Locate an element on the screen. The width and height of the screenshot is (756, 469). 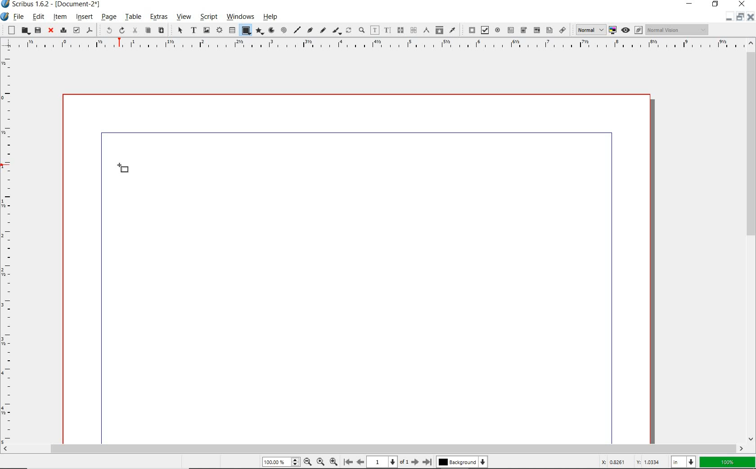
help is located at coordinates (272, 17).